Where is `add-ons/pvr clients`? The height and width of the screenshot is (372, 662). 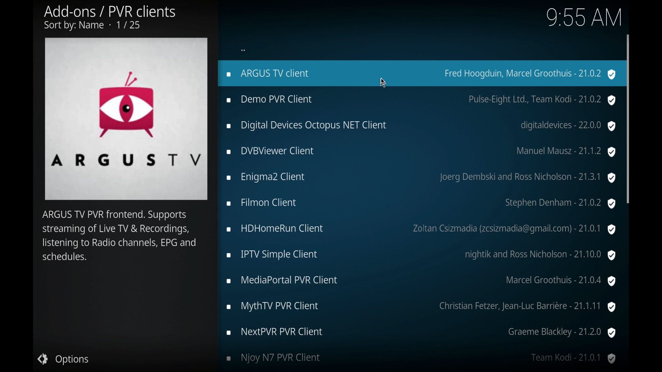
add-ons/pvr clients is located at coordinates (110, 18).